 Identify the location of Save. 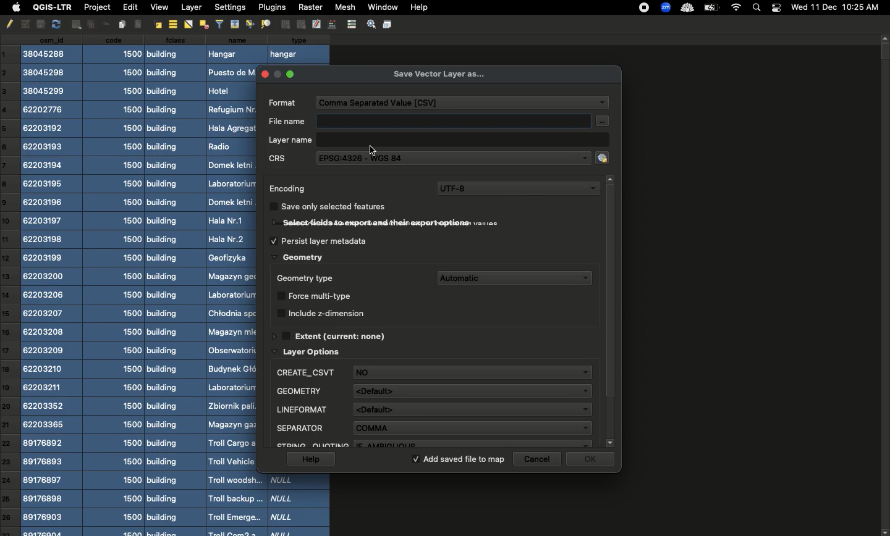
(388, 24).